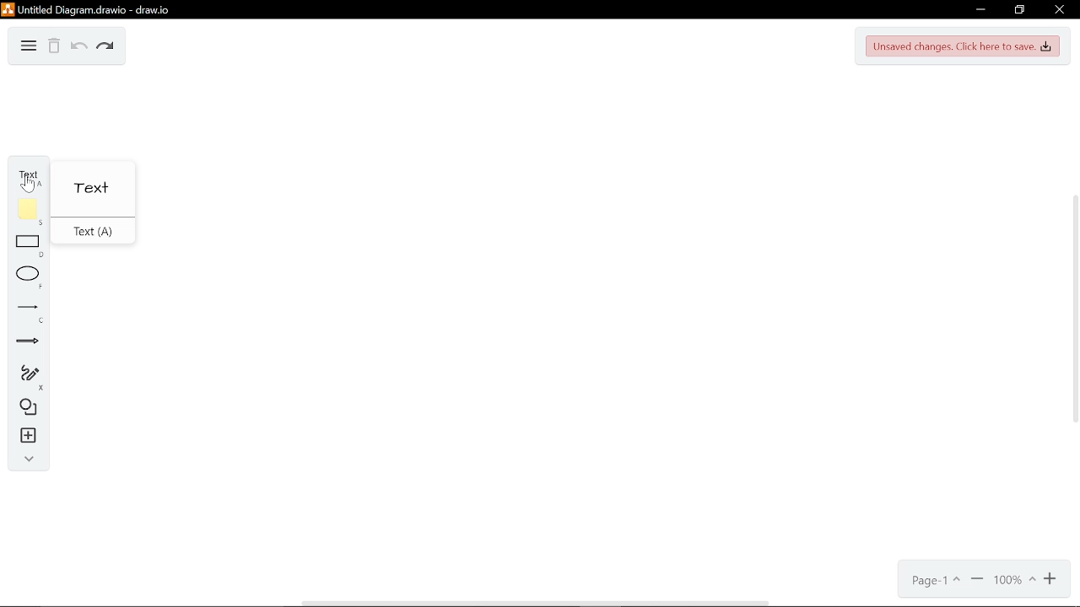 The image size is (1080, 607). Describe the element at coordinates (1019, 11) in the screenshot. I see `Restore down` at that location.